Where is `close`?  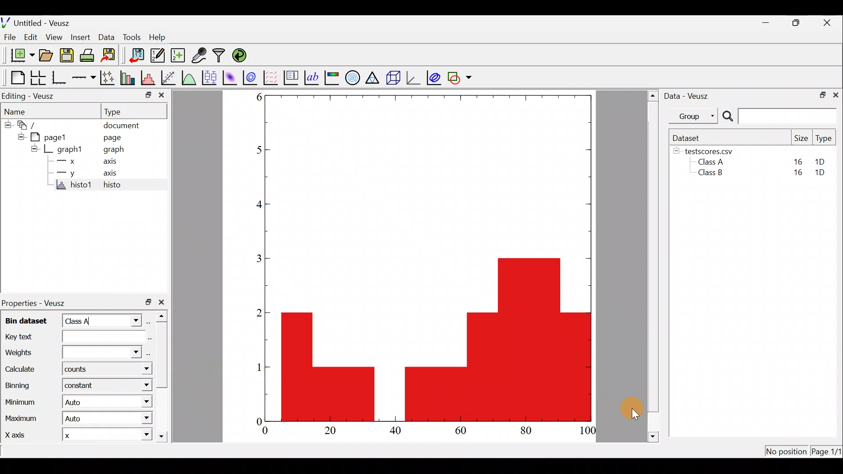
close is located at coordinates (161, 95).